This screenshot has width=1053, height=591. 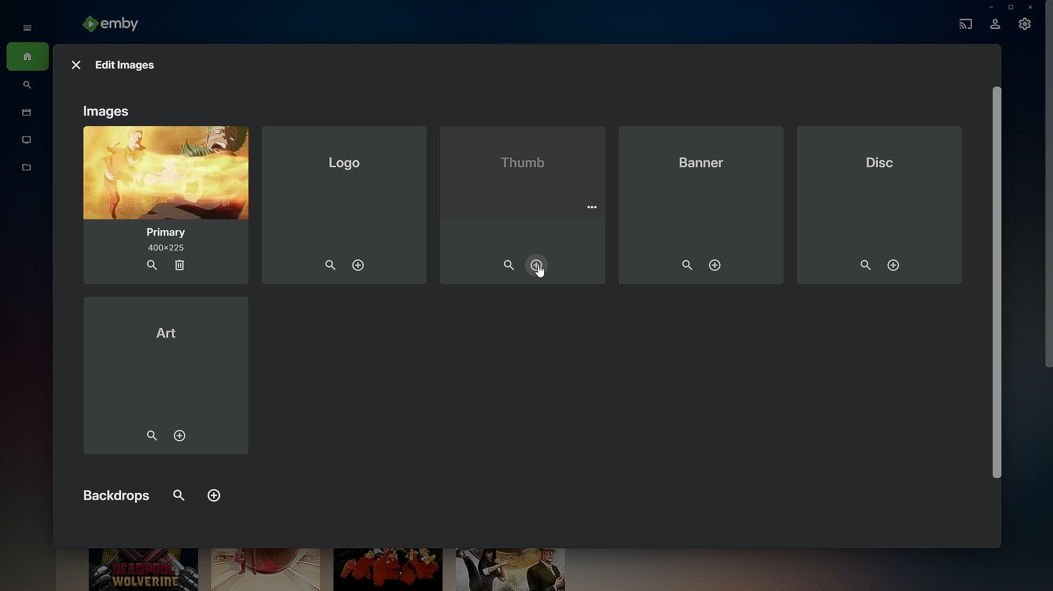 What do you see at coordinates (1032, 7) in the screenshot?
I see `Close` at bounding box center [1032, 7].